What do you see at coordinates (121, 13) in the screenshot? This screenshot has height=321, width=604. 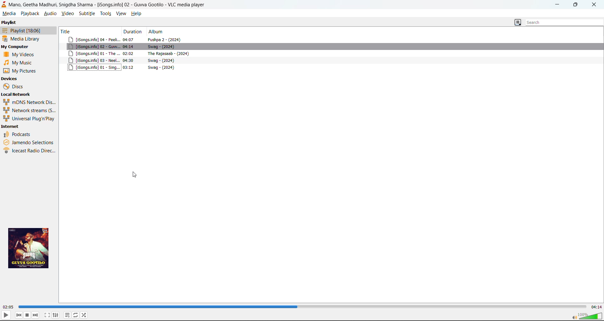 I see `view` at bounding box center [121, 13].